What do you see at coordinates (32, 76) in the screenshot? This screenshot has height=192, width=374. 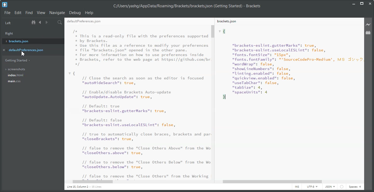 I see `index.html` at bounding box center [32, 76].